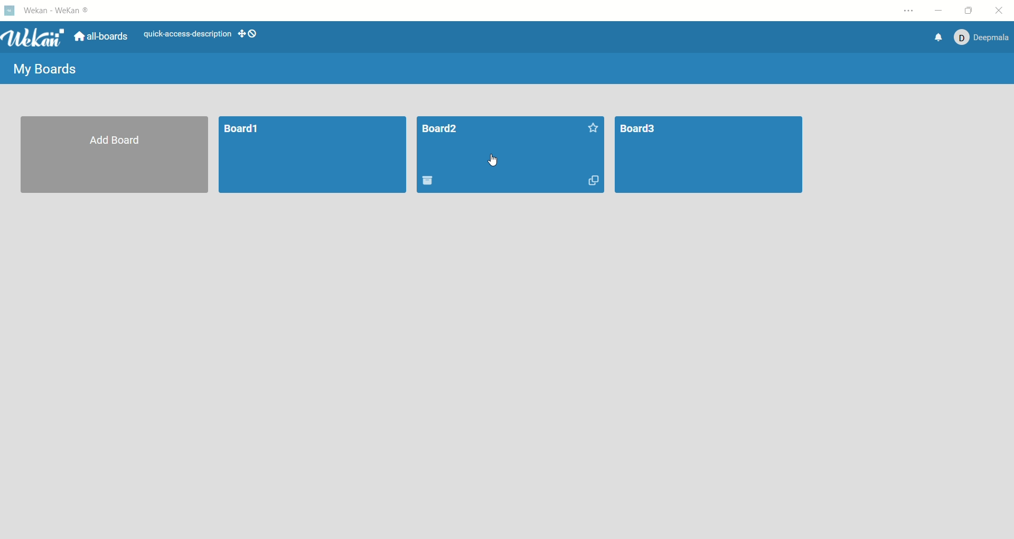 This screenshot has width=1014, height=539. I want to click on maximize, so click(968, 10).